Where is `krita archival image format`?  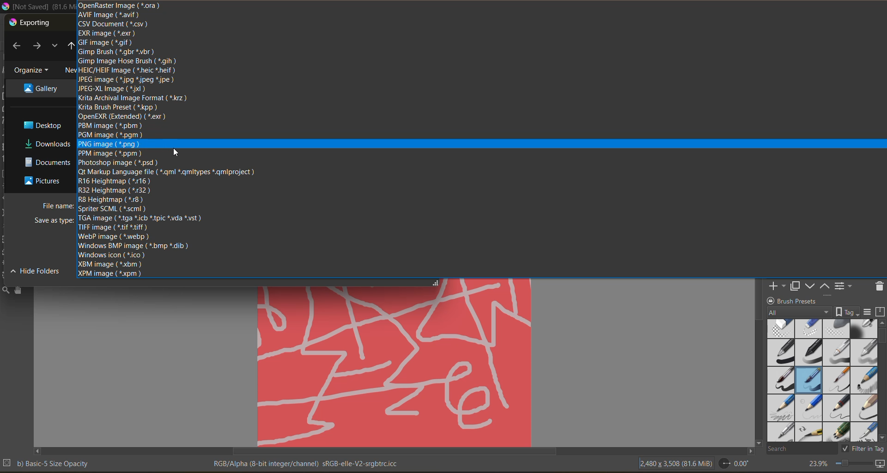
krita archival image format is located at coordinates (134, 98).